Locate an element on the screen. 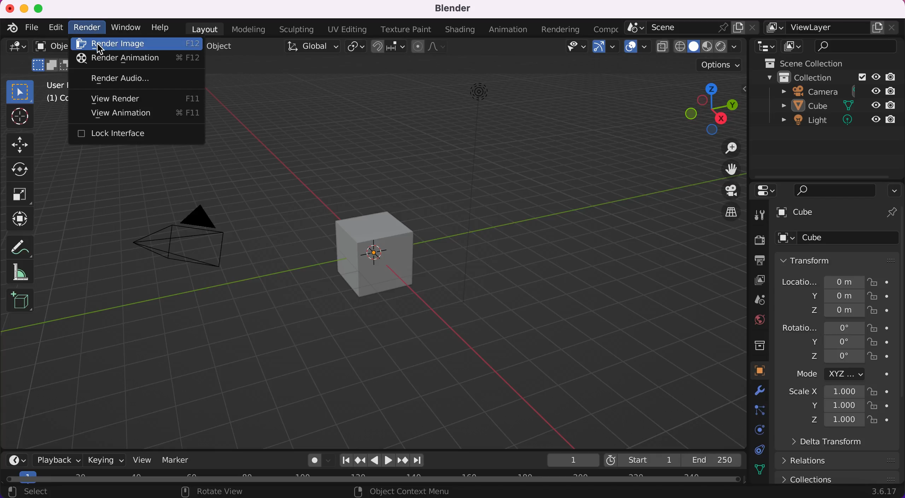 The width and height of the screenshot is (905, 498). overlays is located at coordinates (637, 49).